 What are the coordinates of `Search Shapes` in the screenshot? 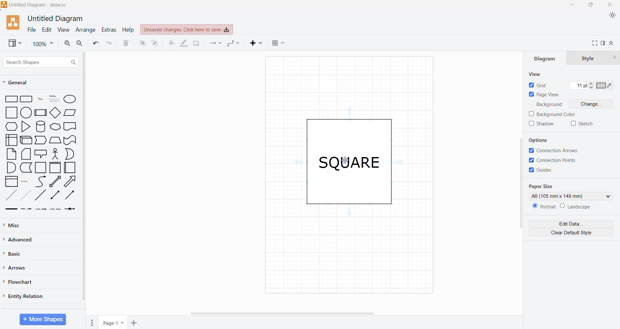 It's located at (41, 62).